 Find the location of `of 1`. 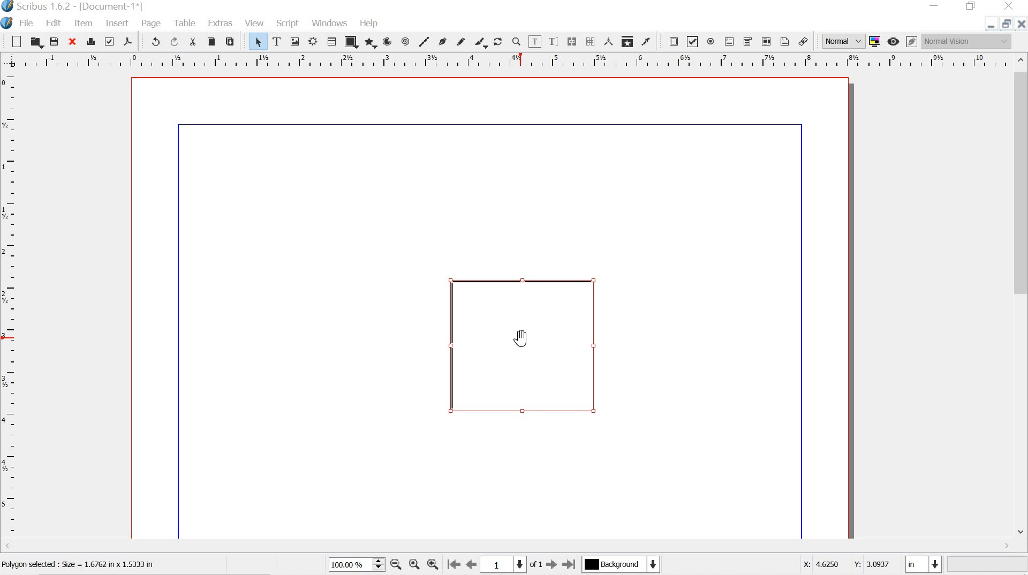

of 1 is located at coordinates (536, 565).